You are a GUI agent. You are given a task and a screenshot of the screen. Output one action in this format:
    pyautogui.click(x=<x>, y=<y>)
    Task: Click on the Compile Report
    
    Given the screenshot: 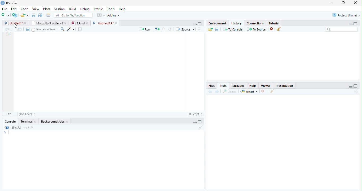 What is the action you would take?
    pyautogui.click(x=80, y=29)
    